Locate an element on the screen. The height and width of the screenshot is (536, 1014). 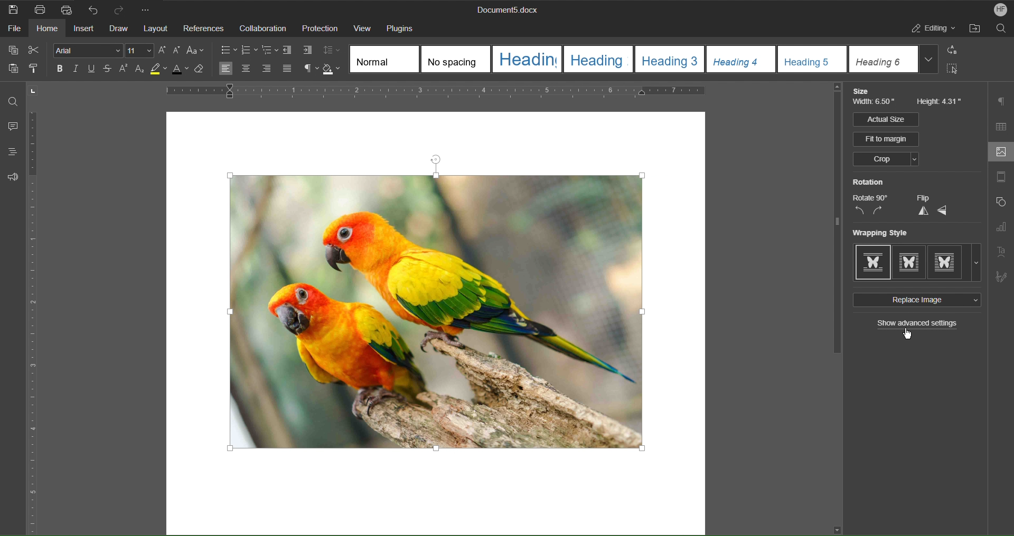
Layout is located at coordinates (157, 28).